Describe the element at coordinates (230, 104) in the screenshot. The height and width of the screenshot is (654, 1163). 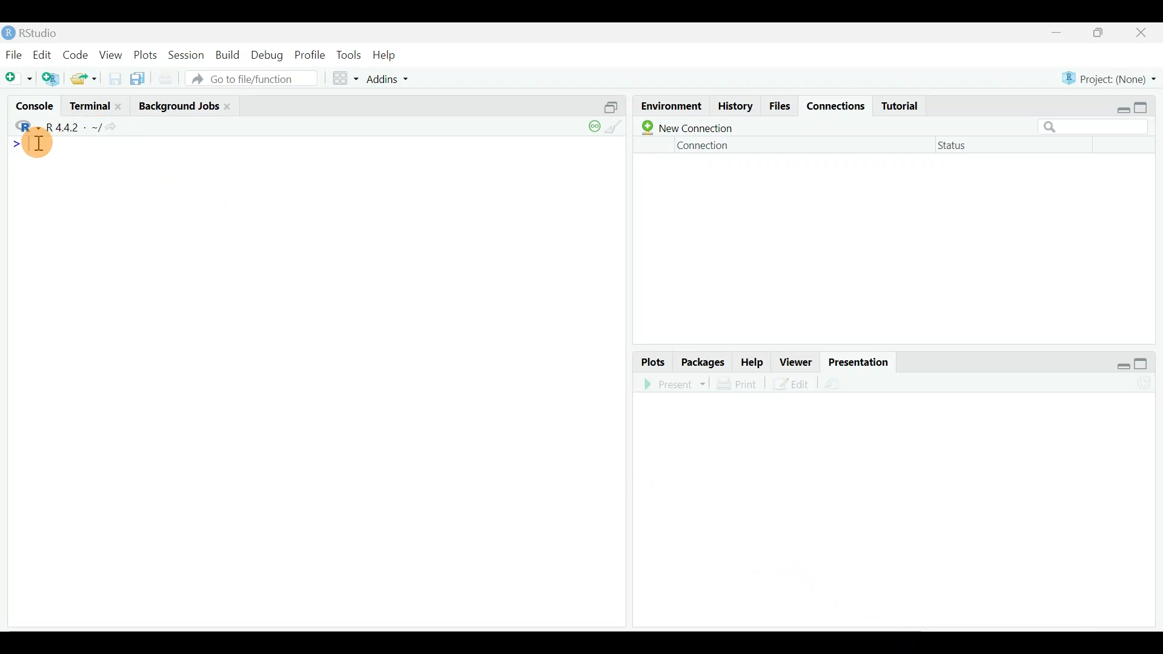
I see `close Background jobs` at that location.